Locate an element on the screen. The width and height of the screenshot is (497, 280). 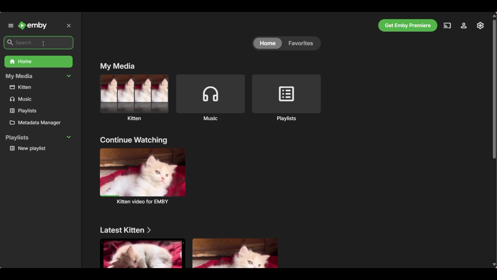
New playlist is located at coordinates (40, 148).